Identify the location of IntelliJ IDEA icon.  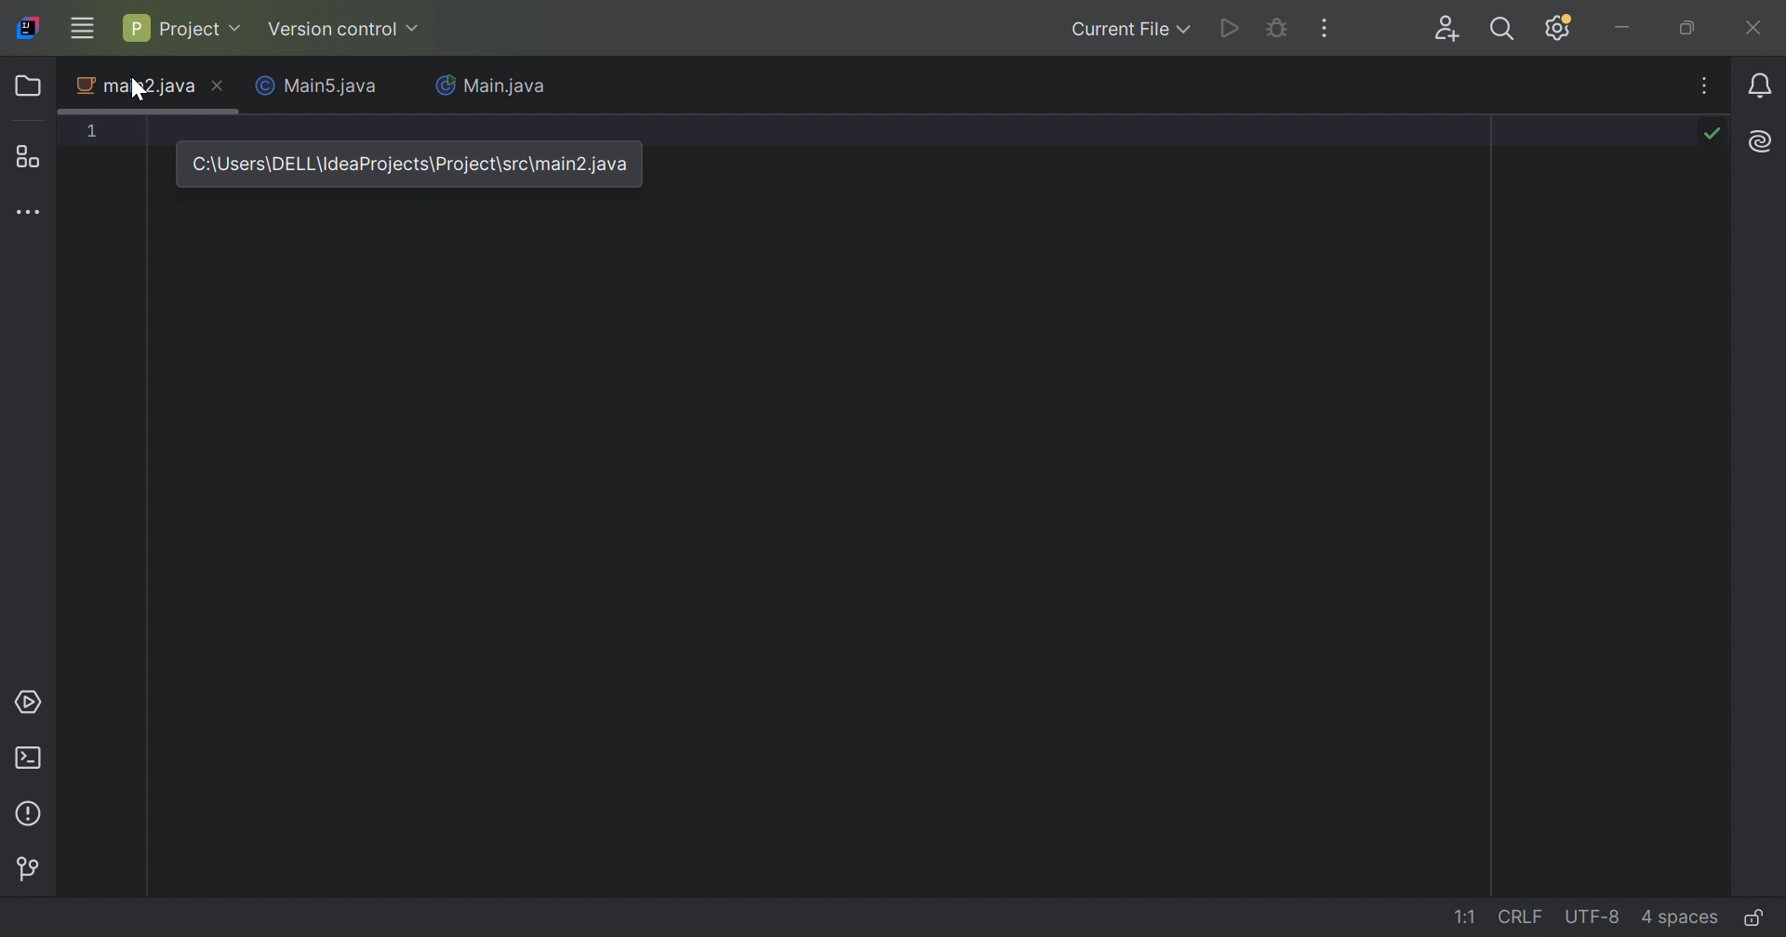
(28, 28).